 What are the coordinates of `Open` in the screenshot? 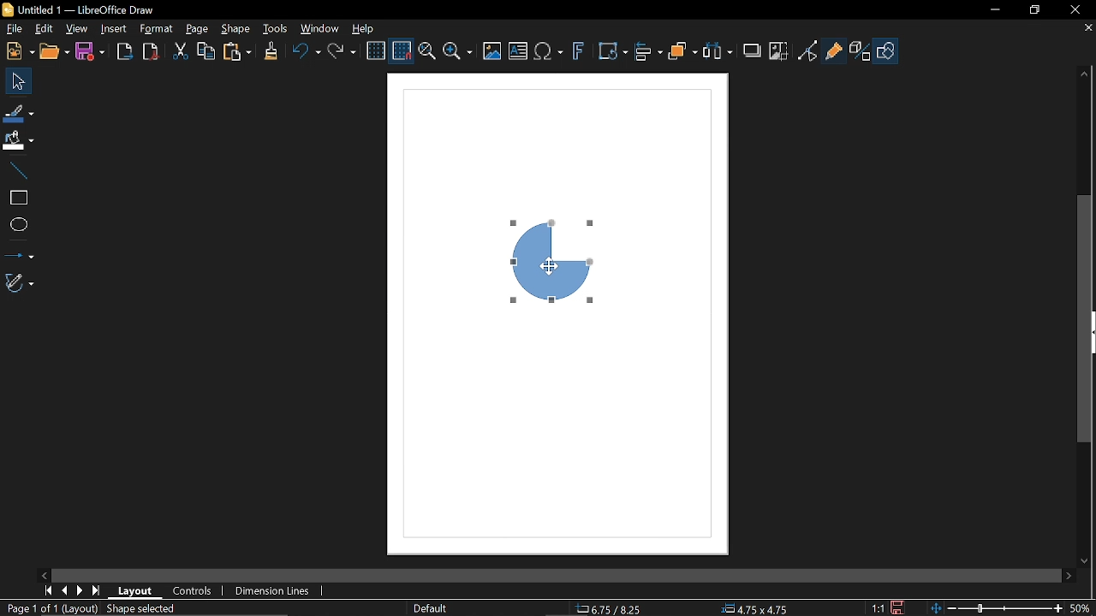 It's located at (55, 52).